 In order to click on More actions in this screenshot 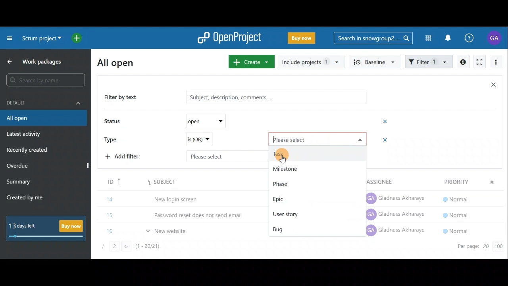, I will do `click(496, 63)`.